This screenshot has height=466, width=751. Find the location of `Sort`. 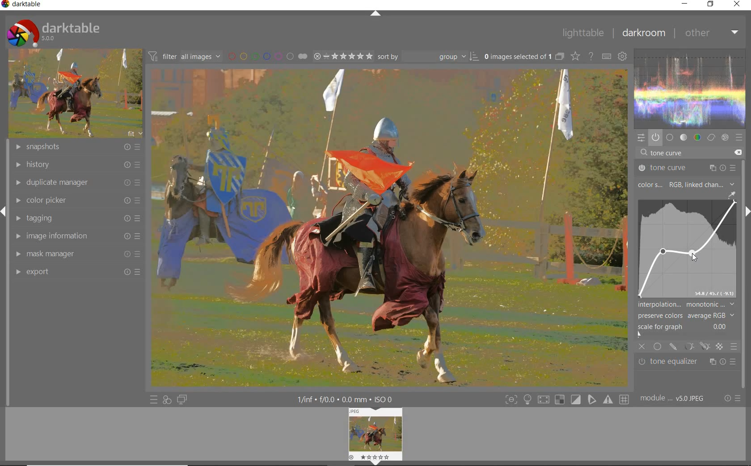

Sort is located at coordinates (428, 56).